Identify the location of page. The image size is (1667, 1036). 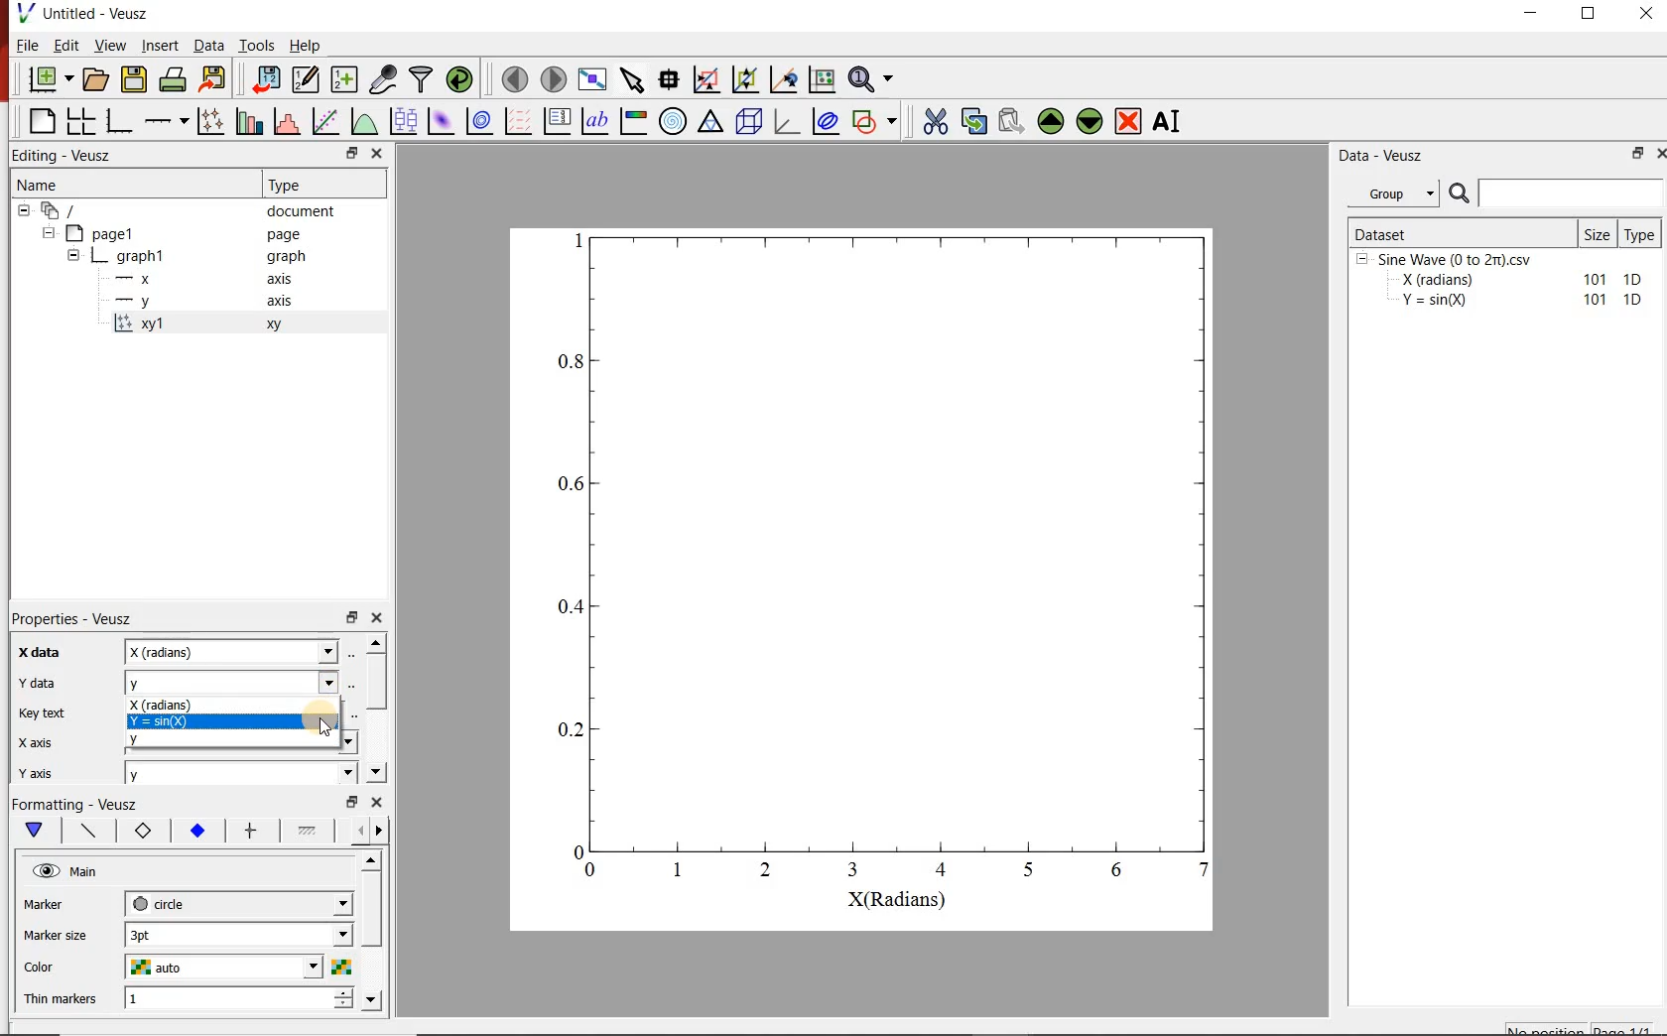
(284, 235).